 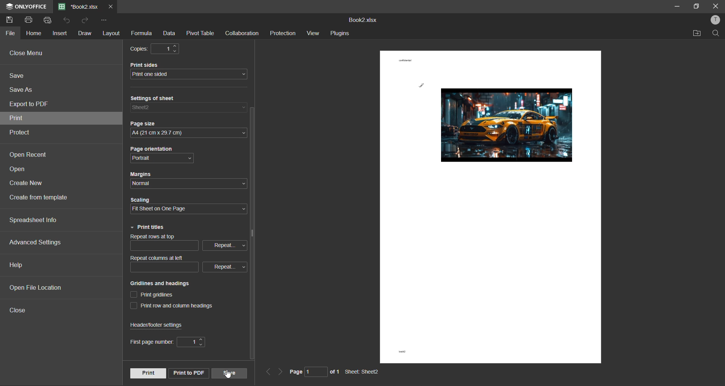 What do you see at coordinates (189, 373) in the screenshot?
I see `print to pdf` at bounding box center [189, 373].